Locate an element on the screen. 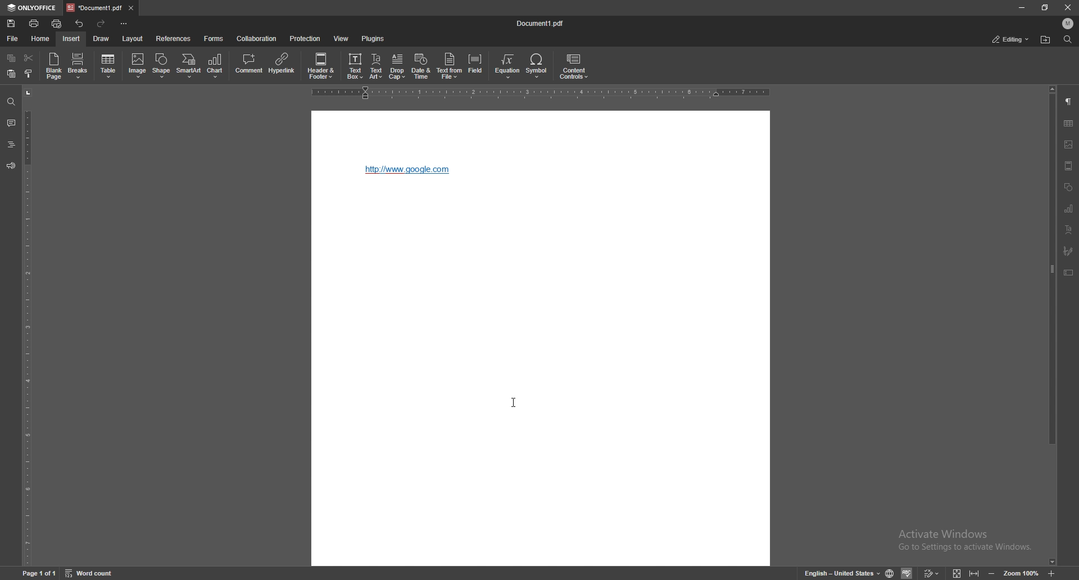  breaks is located at coordinates (78, 65).